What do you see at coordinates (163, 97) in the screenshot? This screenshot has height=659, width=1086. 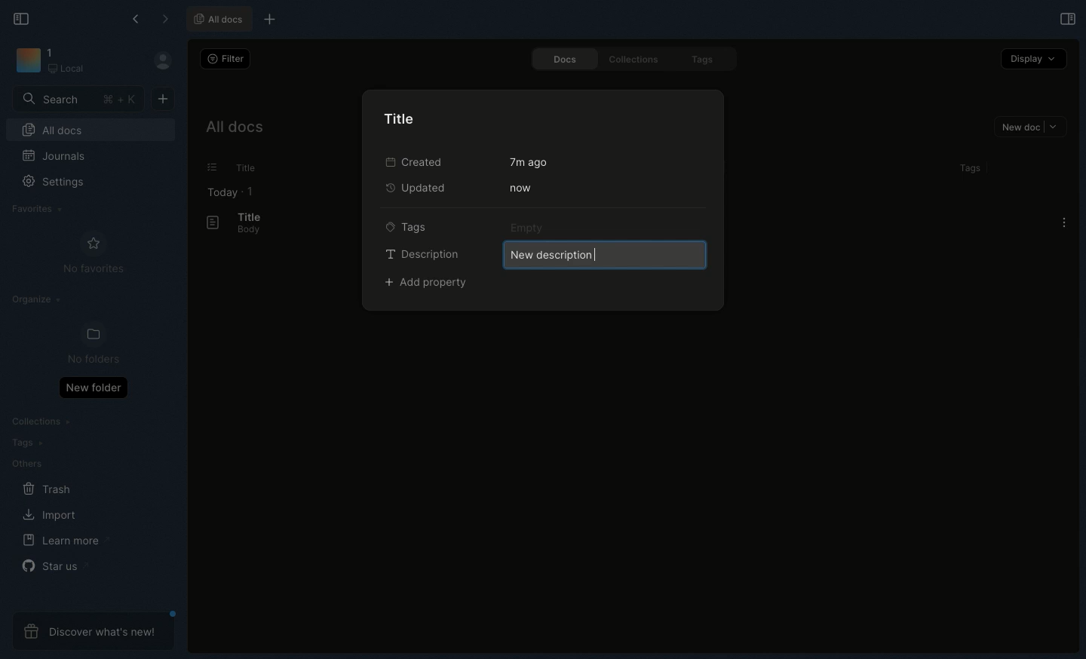 I see `New doc` at bounding box center [163, 97].